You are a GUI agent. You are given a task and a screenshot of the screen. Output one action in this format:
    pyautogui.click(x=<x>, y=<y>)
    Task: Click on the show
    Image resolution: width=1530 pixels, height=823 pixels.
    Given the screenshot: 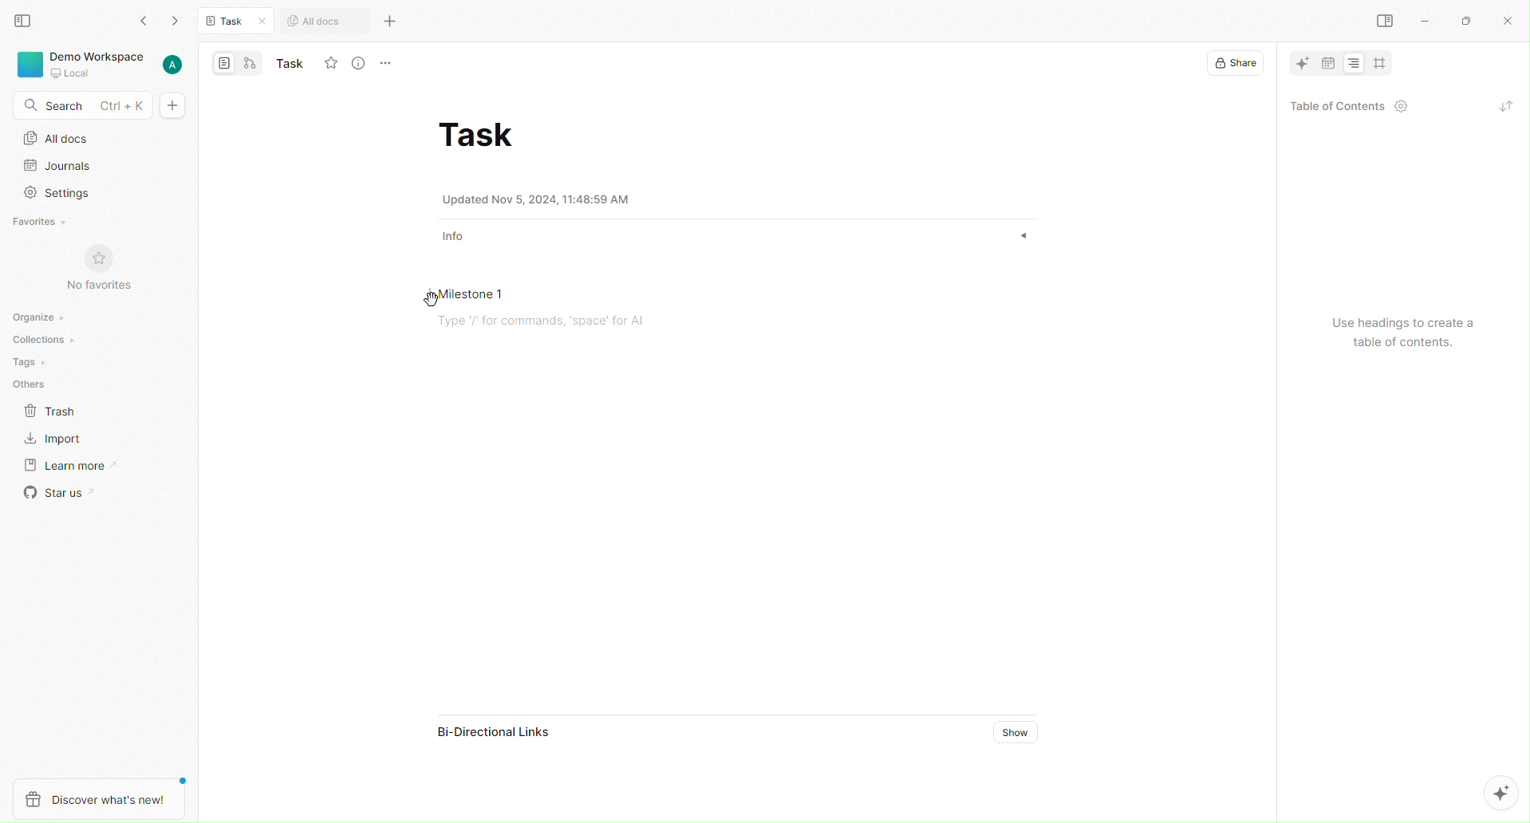 What is the action you would take?
    pyautogui.click(x=1013, y=234)
    